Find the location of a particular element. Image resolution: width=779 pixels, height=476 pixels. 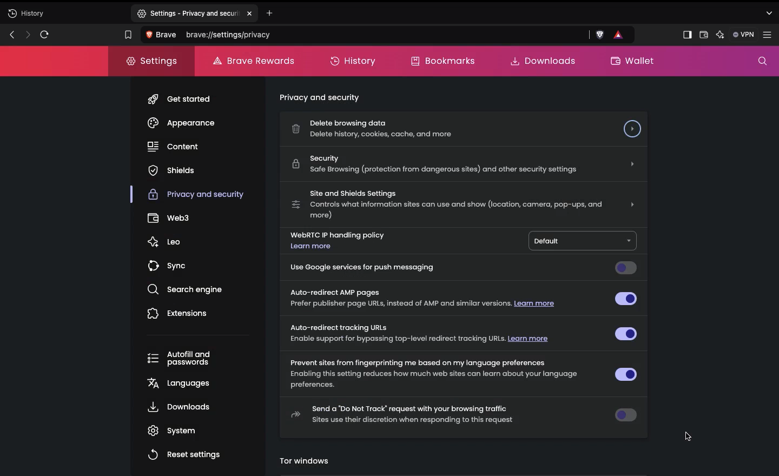

Sidebar is located at coordinates (686, 35).